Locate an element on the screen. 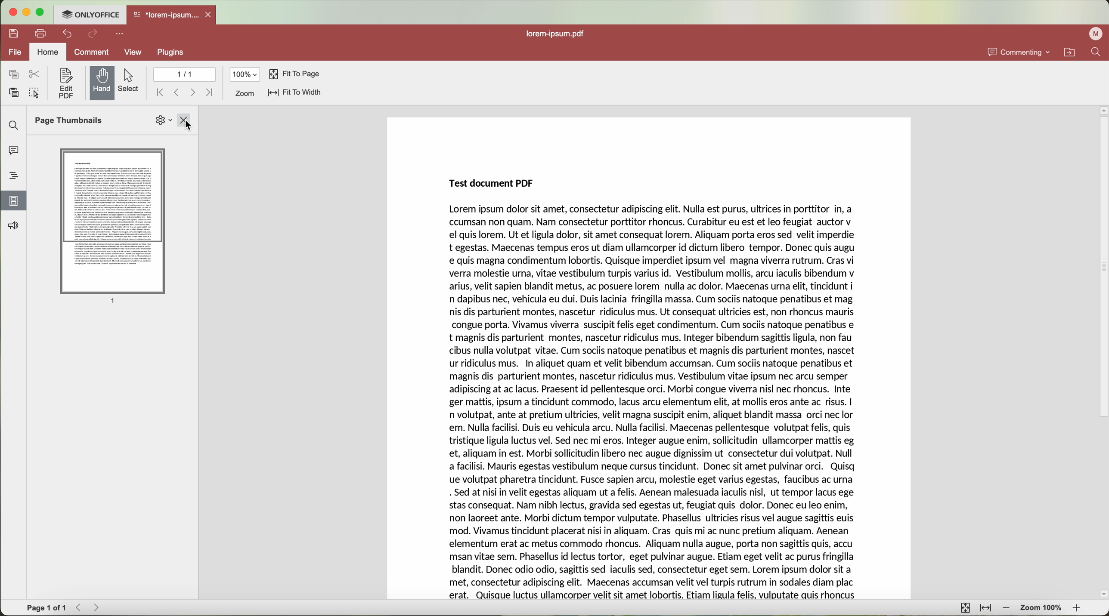  close program is located at coordinates (10, 12).